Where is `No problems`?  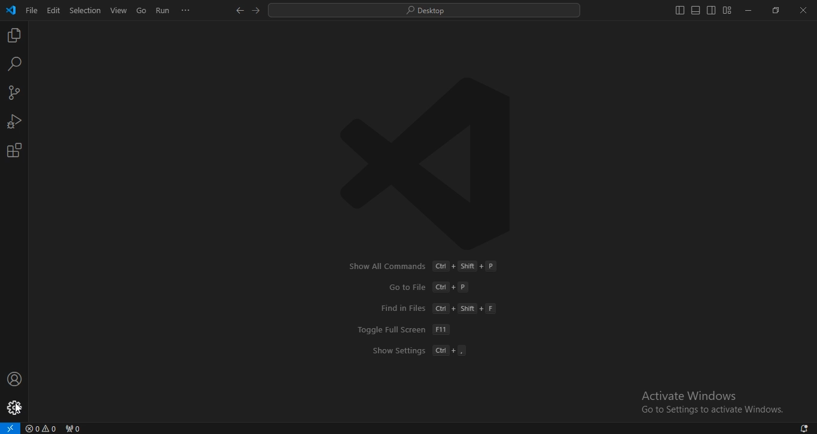
No problems is located at coordinates (42, 428).